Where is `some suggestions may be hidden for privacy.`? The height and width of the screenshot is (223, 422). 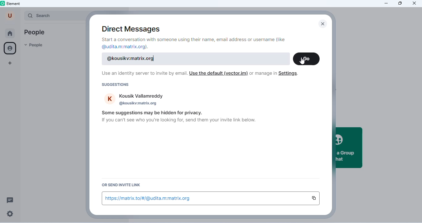 some suggestions may be hidden for privacy. is located at coordinates (152, 113).